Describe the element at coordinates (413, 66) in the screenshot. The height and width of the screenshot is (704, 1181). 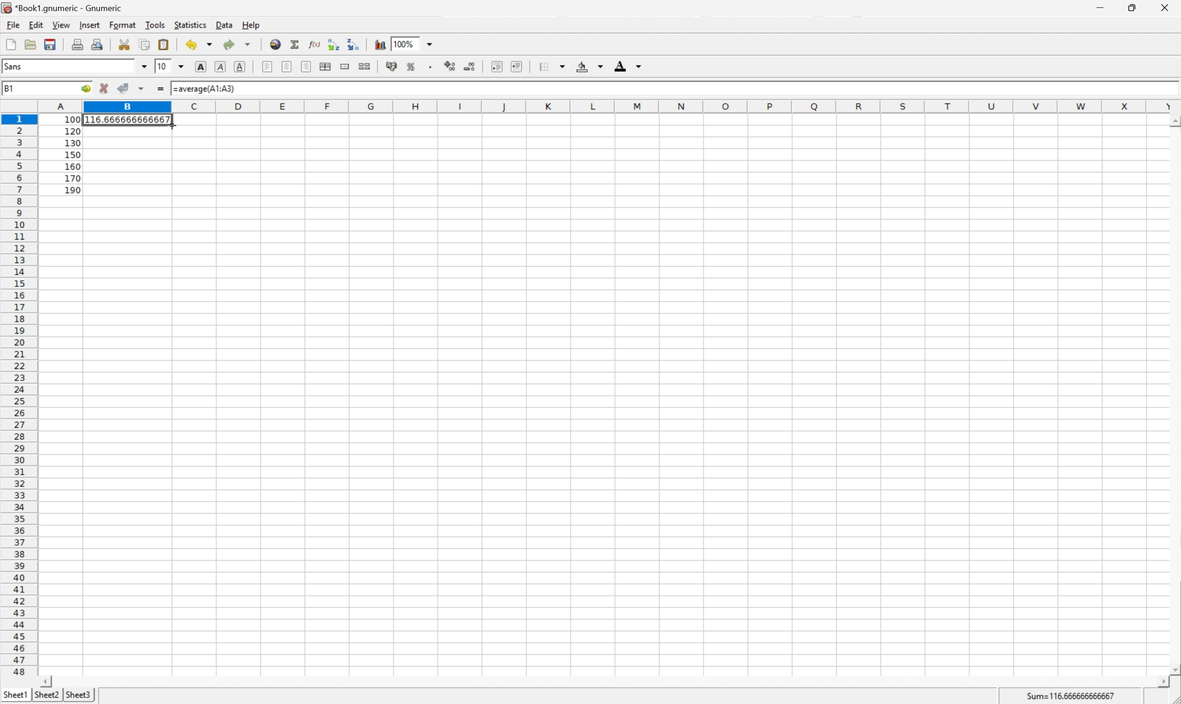
I see `Format the selection as percentage` at that location.